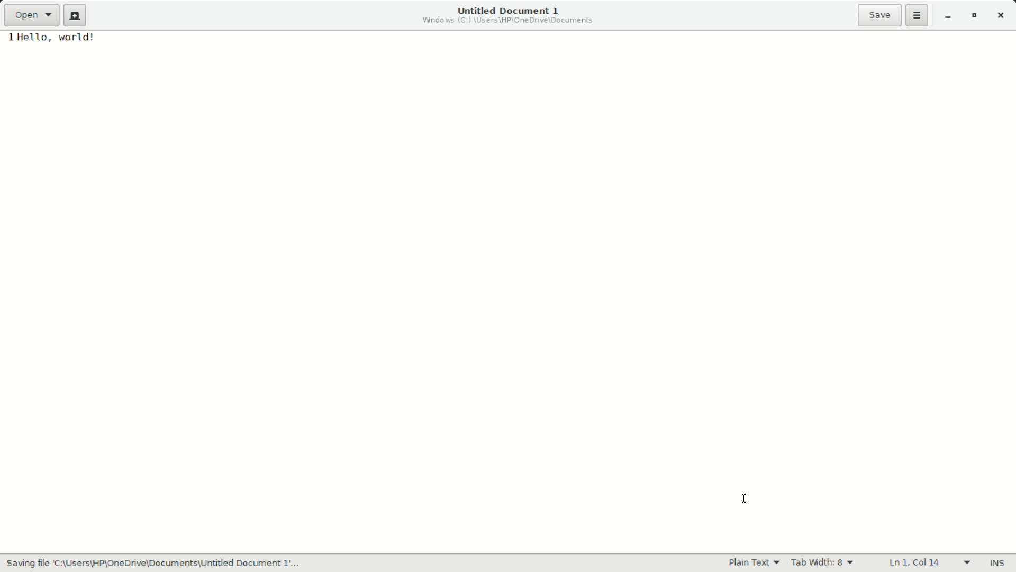 The width and height of the screenshot is (1016, 572). I want to click on close app, so click(1004, 16).